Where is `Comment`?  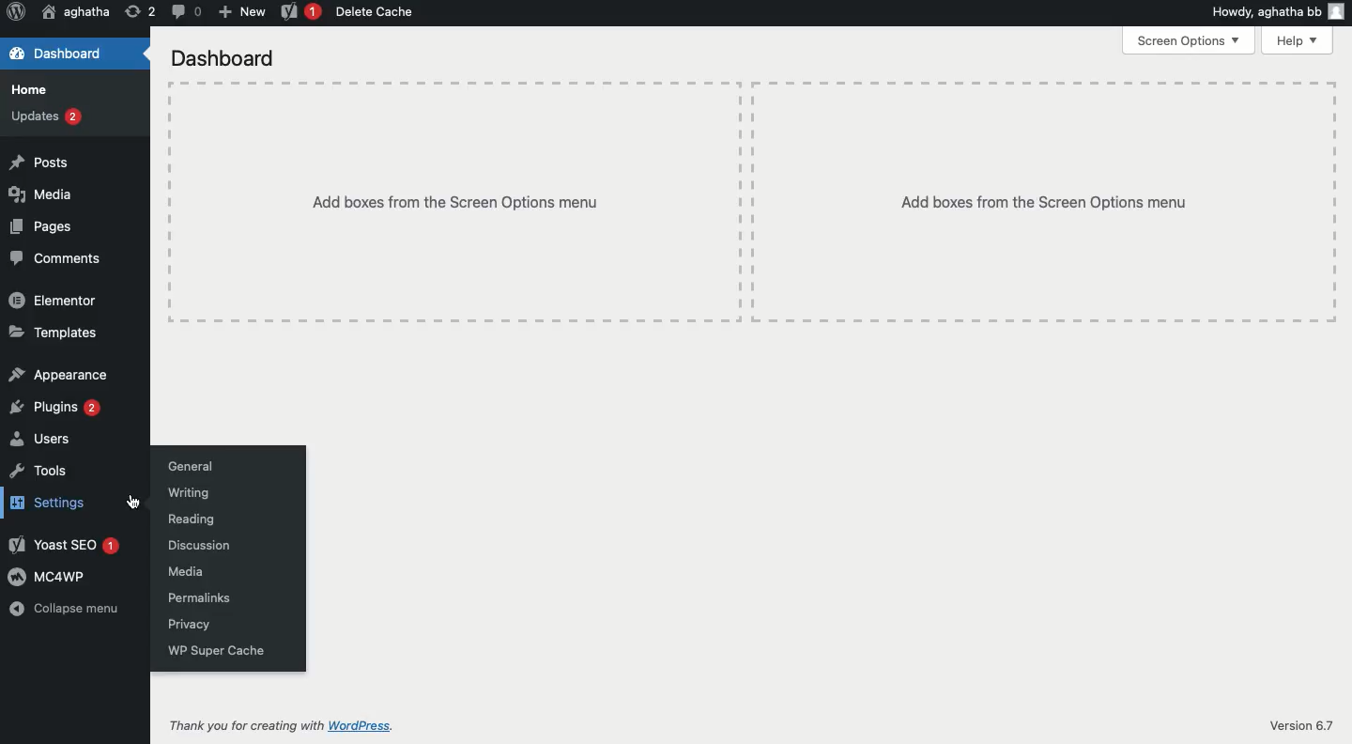
Comment is located at coordinates (183, 11).